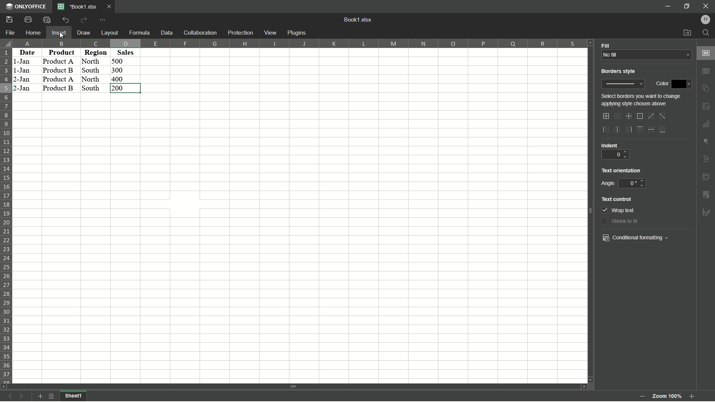 The width and height of the screenshot is (715, 402). What do you see at coordinates (7, 216) in the screenshot?
I see `row number` at bounding box center [7, 216].